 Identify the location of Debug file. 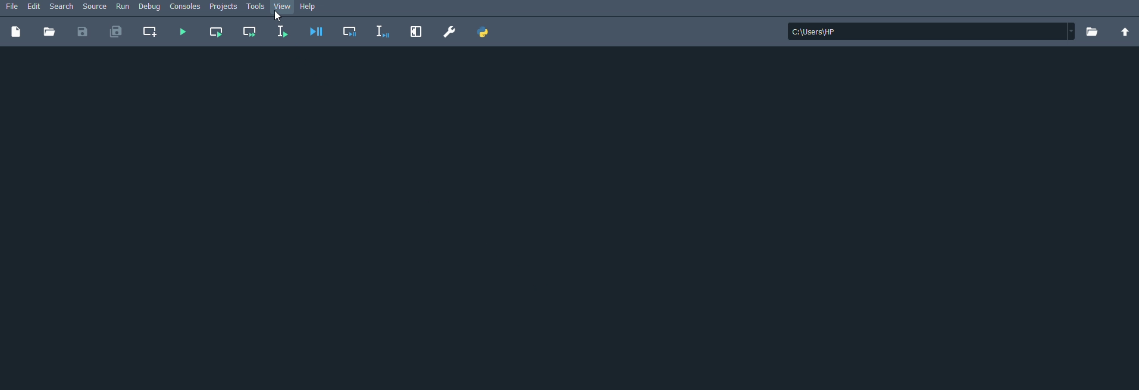
(317, 32).